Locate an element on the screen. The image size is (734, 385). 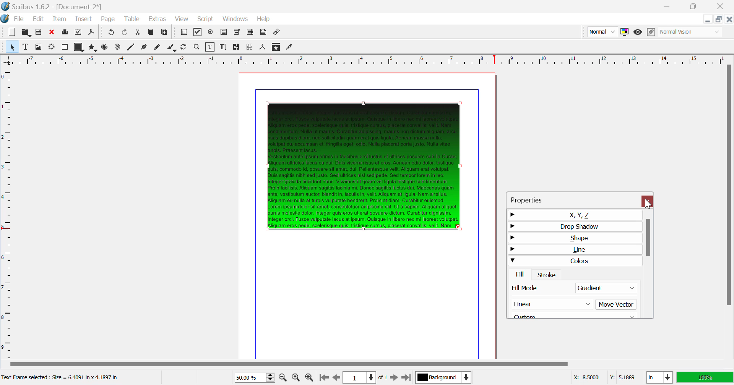
Link Annotation is located at coordinates (278, 33).